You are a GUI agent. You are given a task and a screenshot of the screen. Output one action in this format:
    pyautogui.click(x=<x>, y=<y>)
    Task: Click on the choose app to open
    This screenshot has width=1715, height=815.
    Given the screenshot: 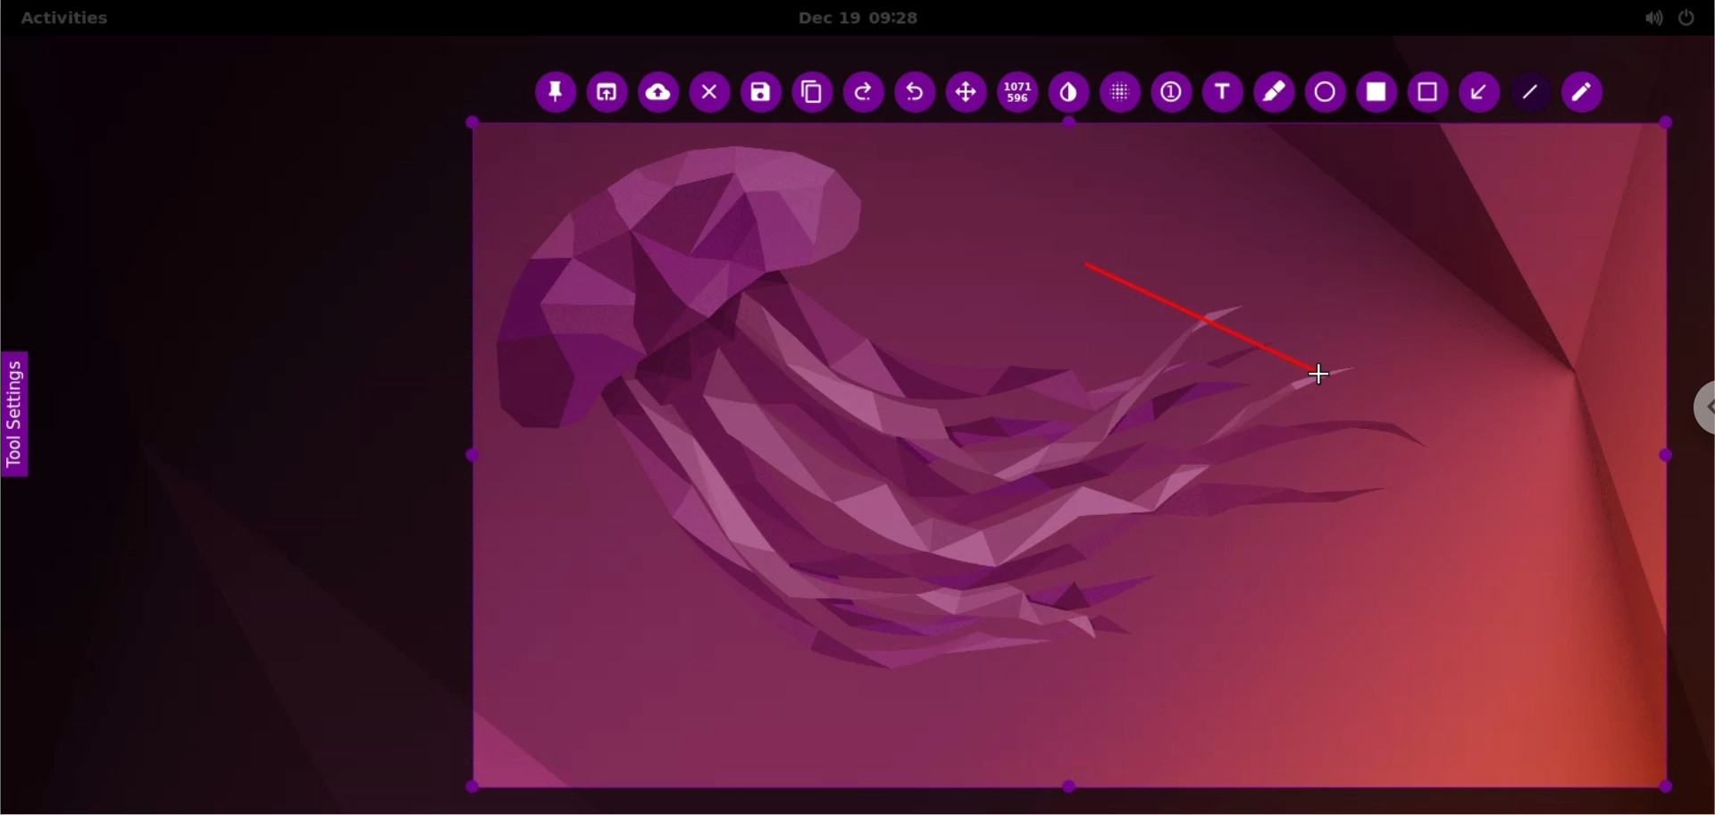 What is the action you would take?
    pyautogui.click(x=609, y=93)
    